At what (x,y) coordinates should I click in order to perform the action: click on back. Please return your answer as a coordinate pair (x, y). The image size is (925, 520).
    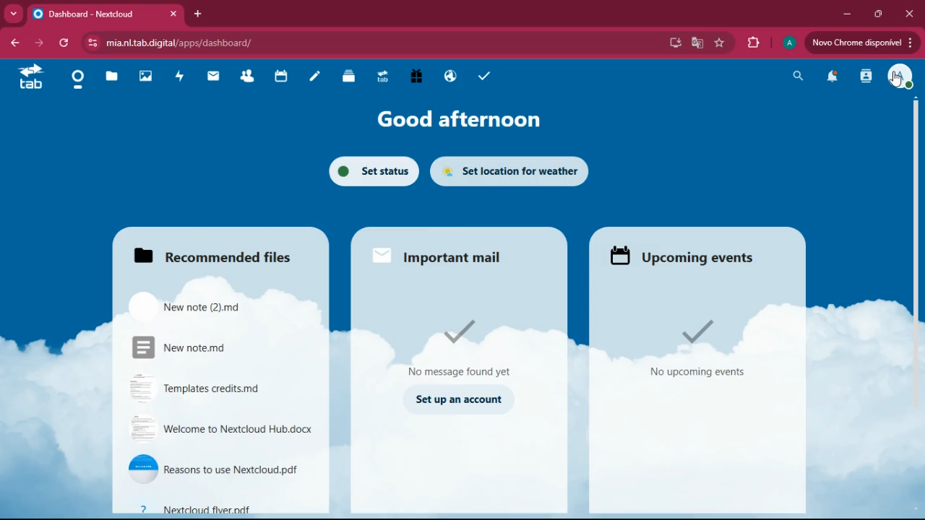
    Looking at the image, I should click on (13, 43).